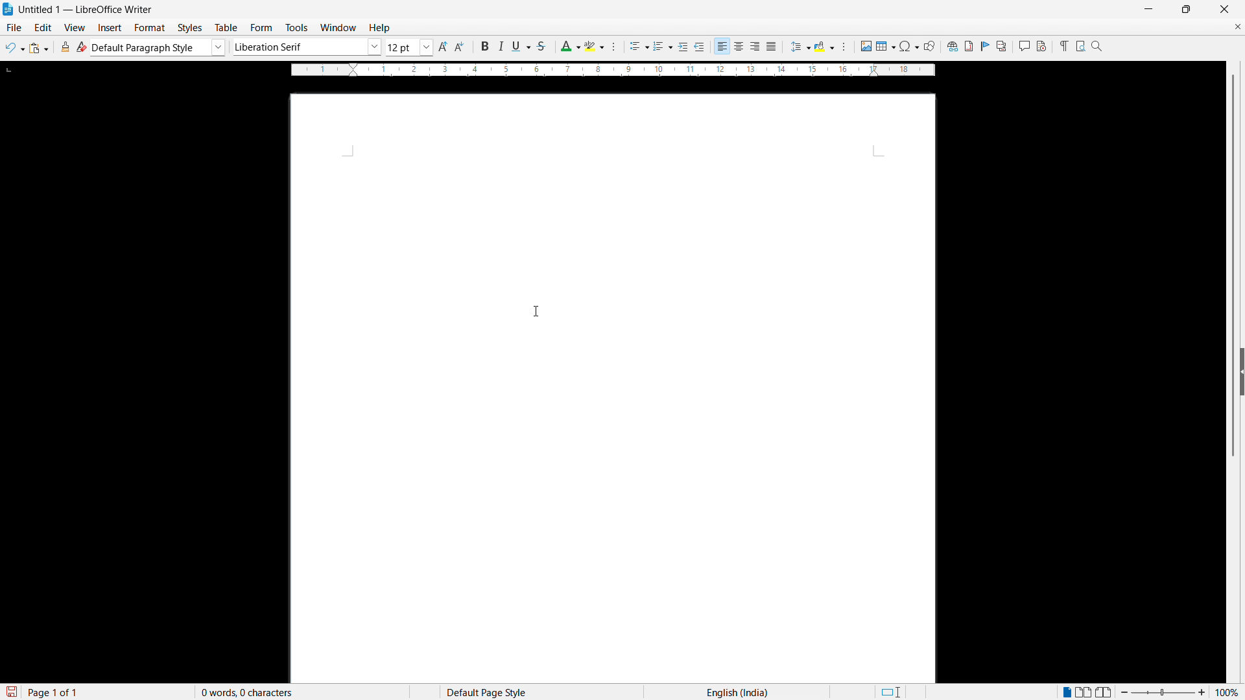  What do you see at coordinates (1148, 9) in the screenshot?
I see `minimise ` at bounding box center [1148, 9].